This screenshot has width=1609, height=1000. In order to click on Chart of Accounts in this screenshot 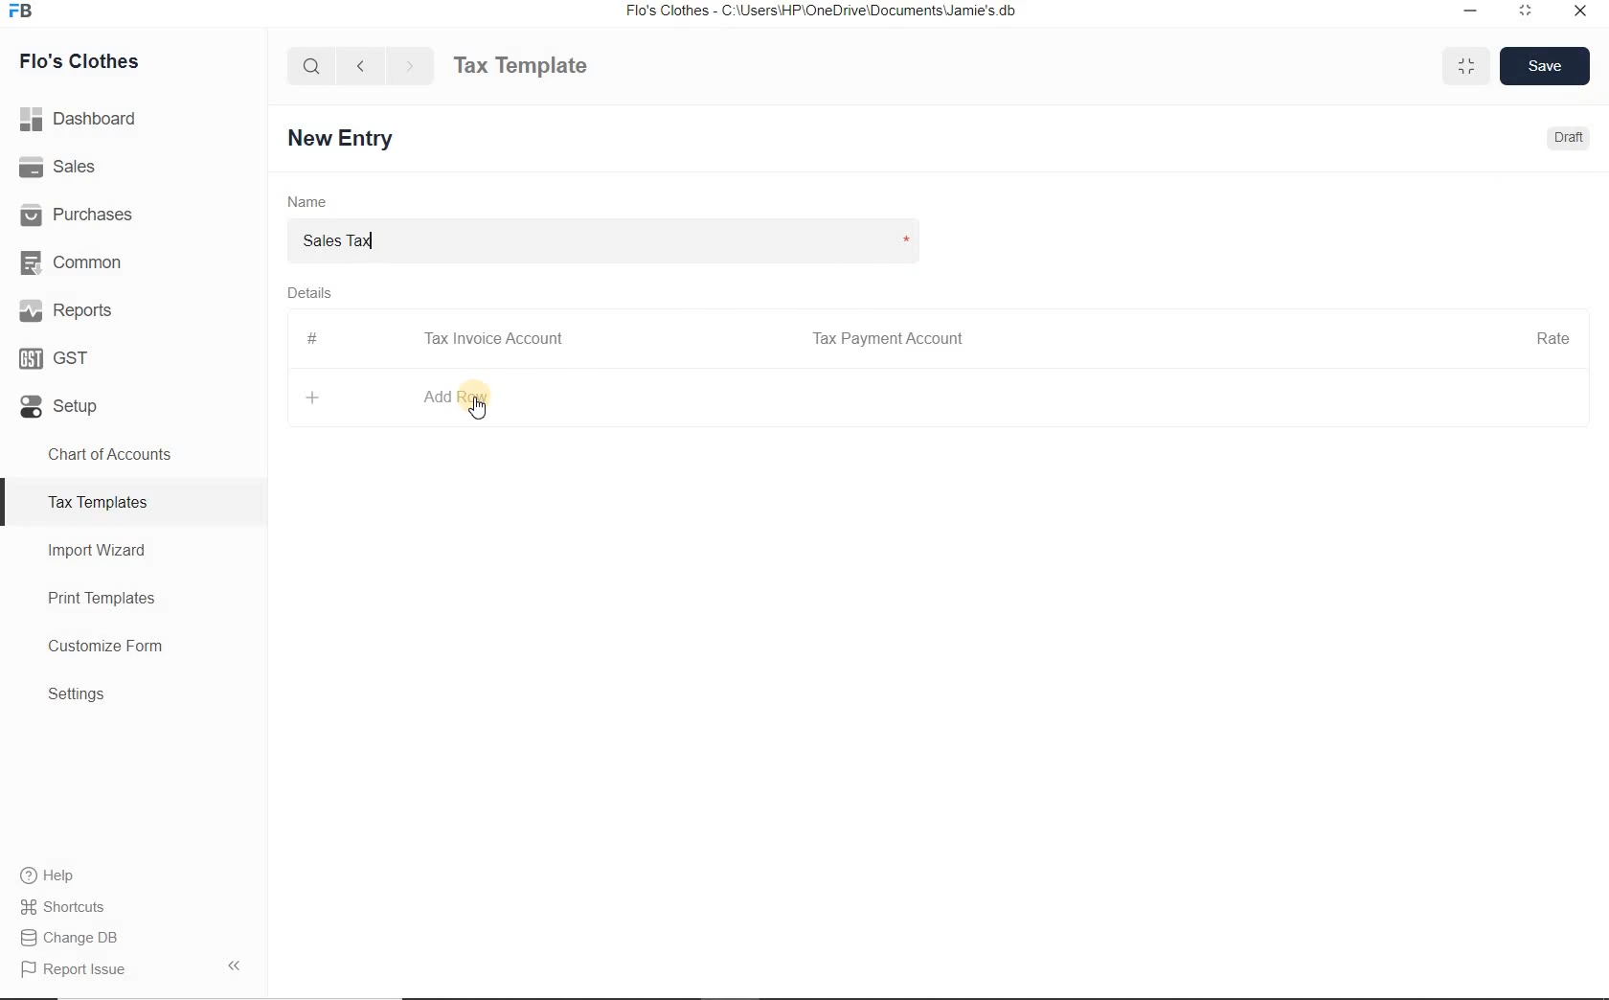, I will do `click(132, 454)`.